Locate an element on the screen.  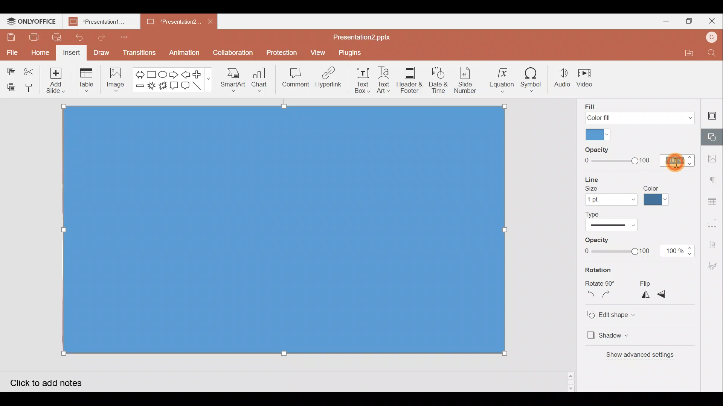
File is located at coordinates (10, 52).